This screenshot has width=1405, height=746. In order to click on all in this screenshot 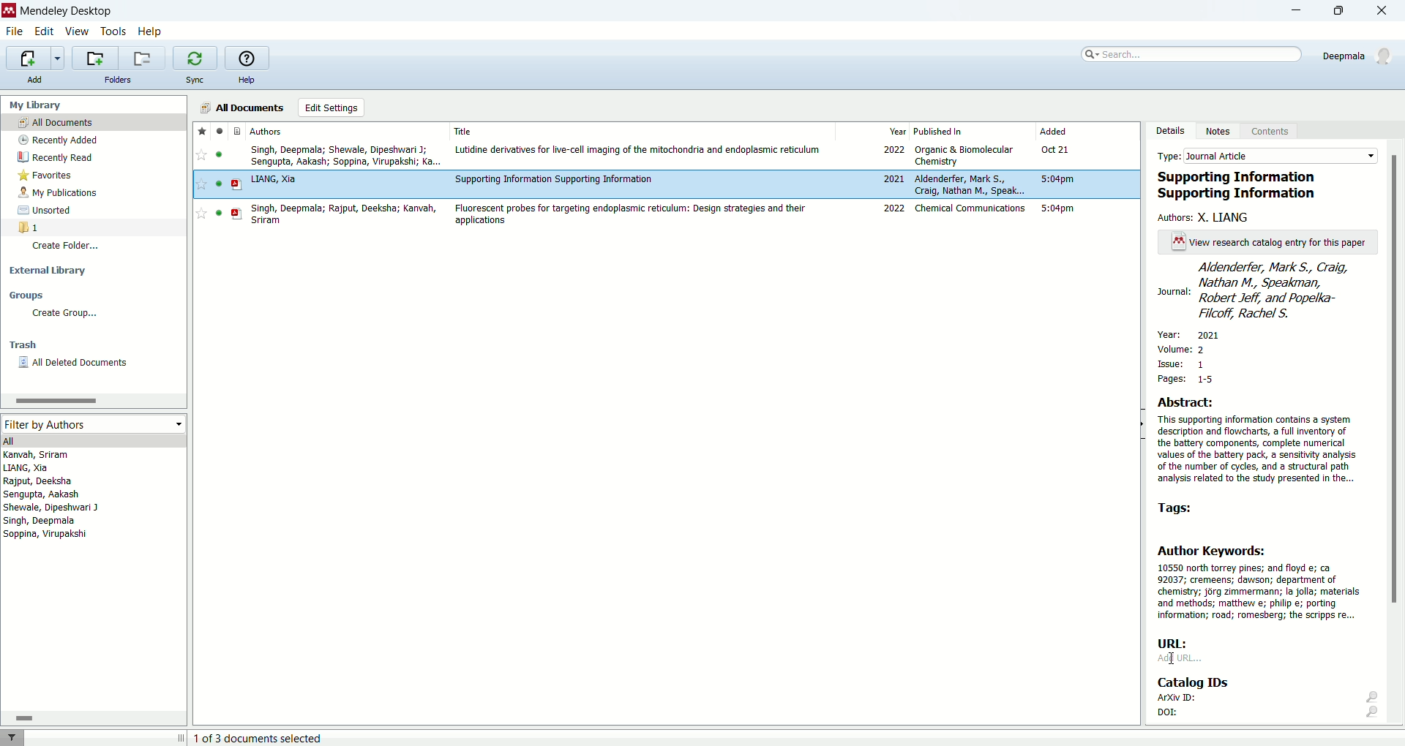, I will do `click(91, 440)`.